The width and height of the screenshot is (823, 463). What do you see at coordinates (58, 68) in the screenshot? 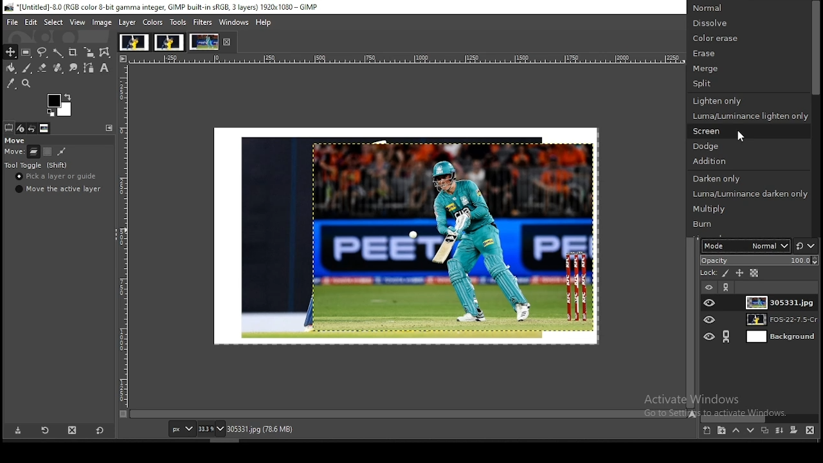
I see `heal tool` at bounding box center [58, 68].